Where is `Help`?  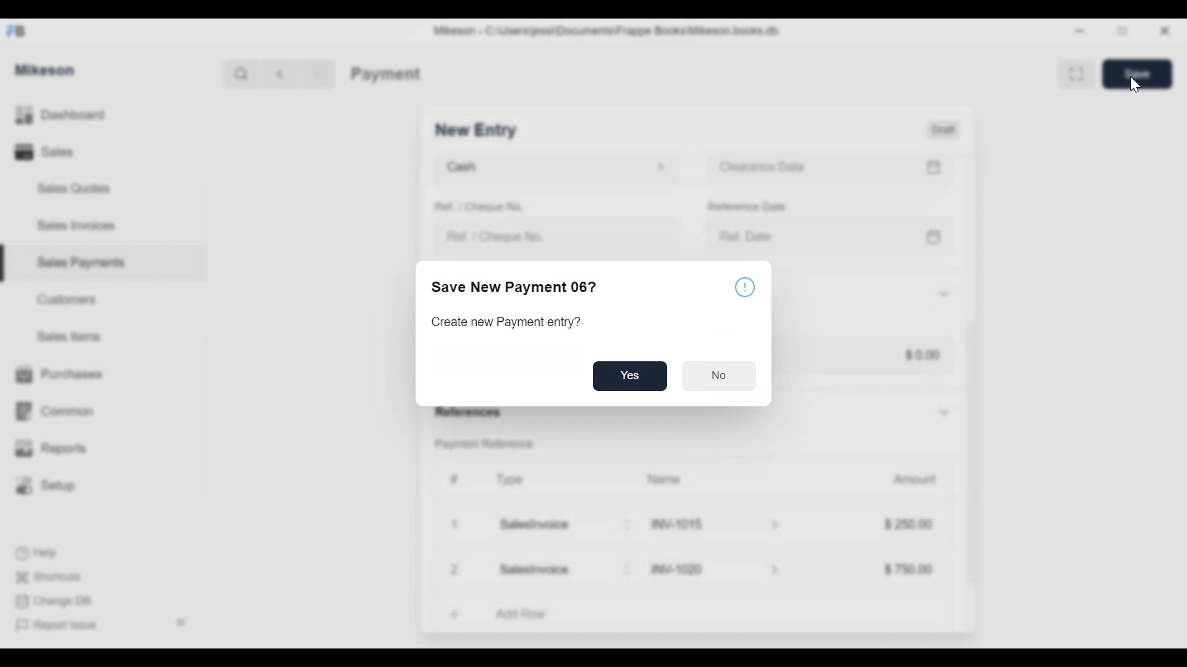
Help is located at coordinates (46, 553).